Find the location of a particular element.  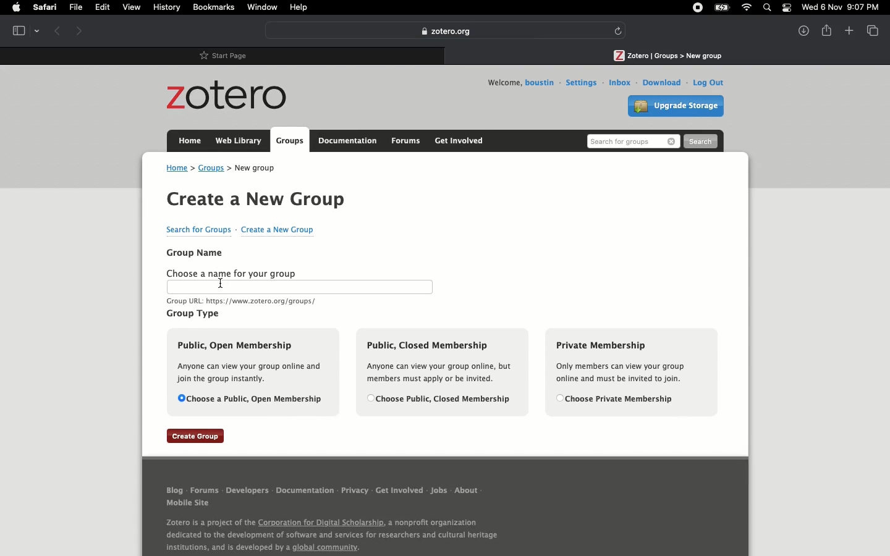

About Zotero is located at coordinates (328, 534).